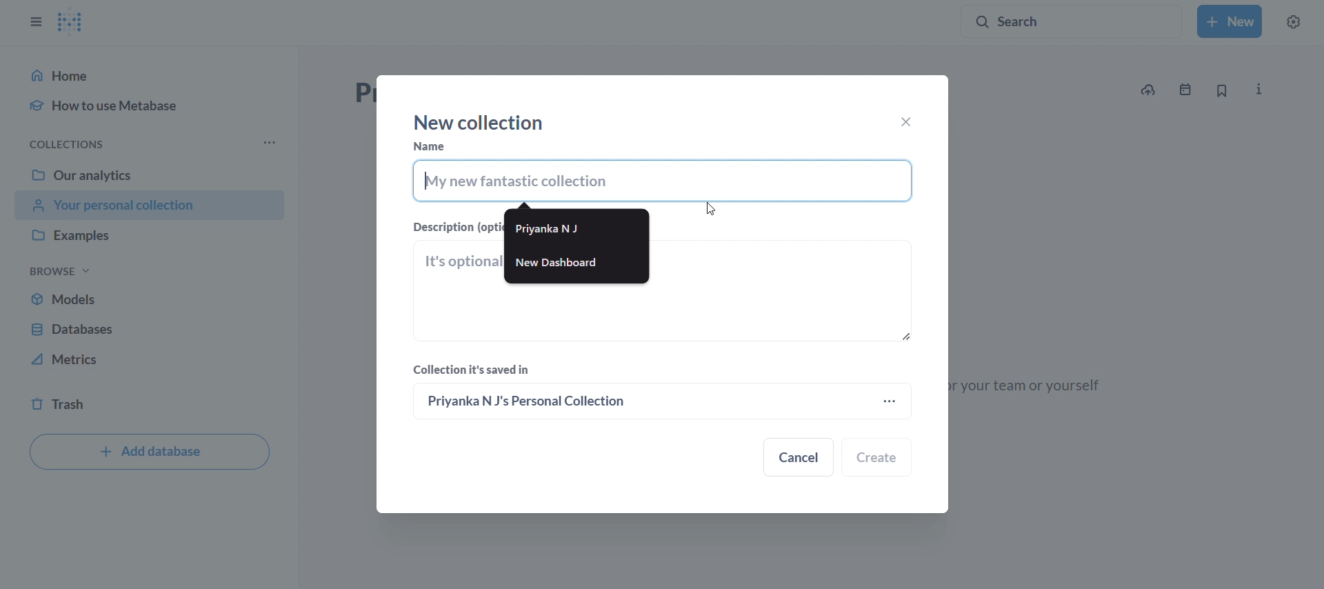 The width and height of the screenshot is (1324, 589). I want to click on new collection, so click(1231, 21).